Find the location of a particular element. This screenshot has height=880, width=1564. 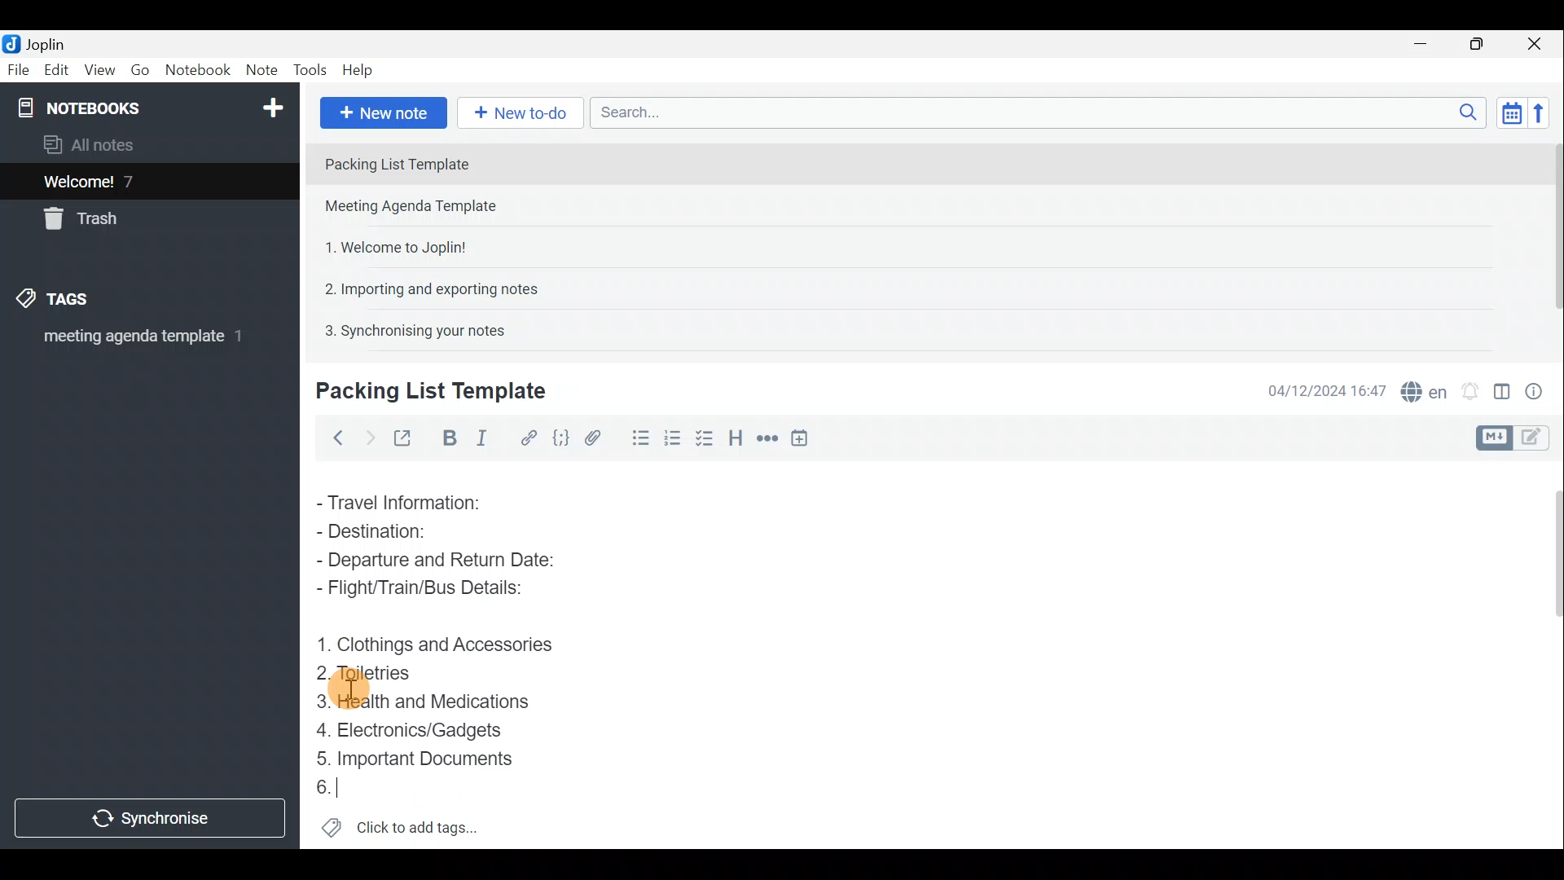

meeting agenda template is located at coordinates (140, 341).